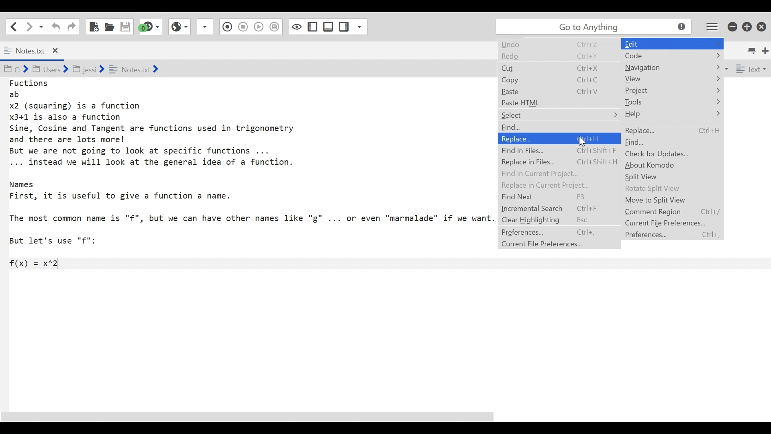 The width and height of the screenshot is (771, 434). What do you see at coordinates (226, 28) in the screenshot?
I see `Stop Recording Macro` at bounding box center [226, 28].